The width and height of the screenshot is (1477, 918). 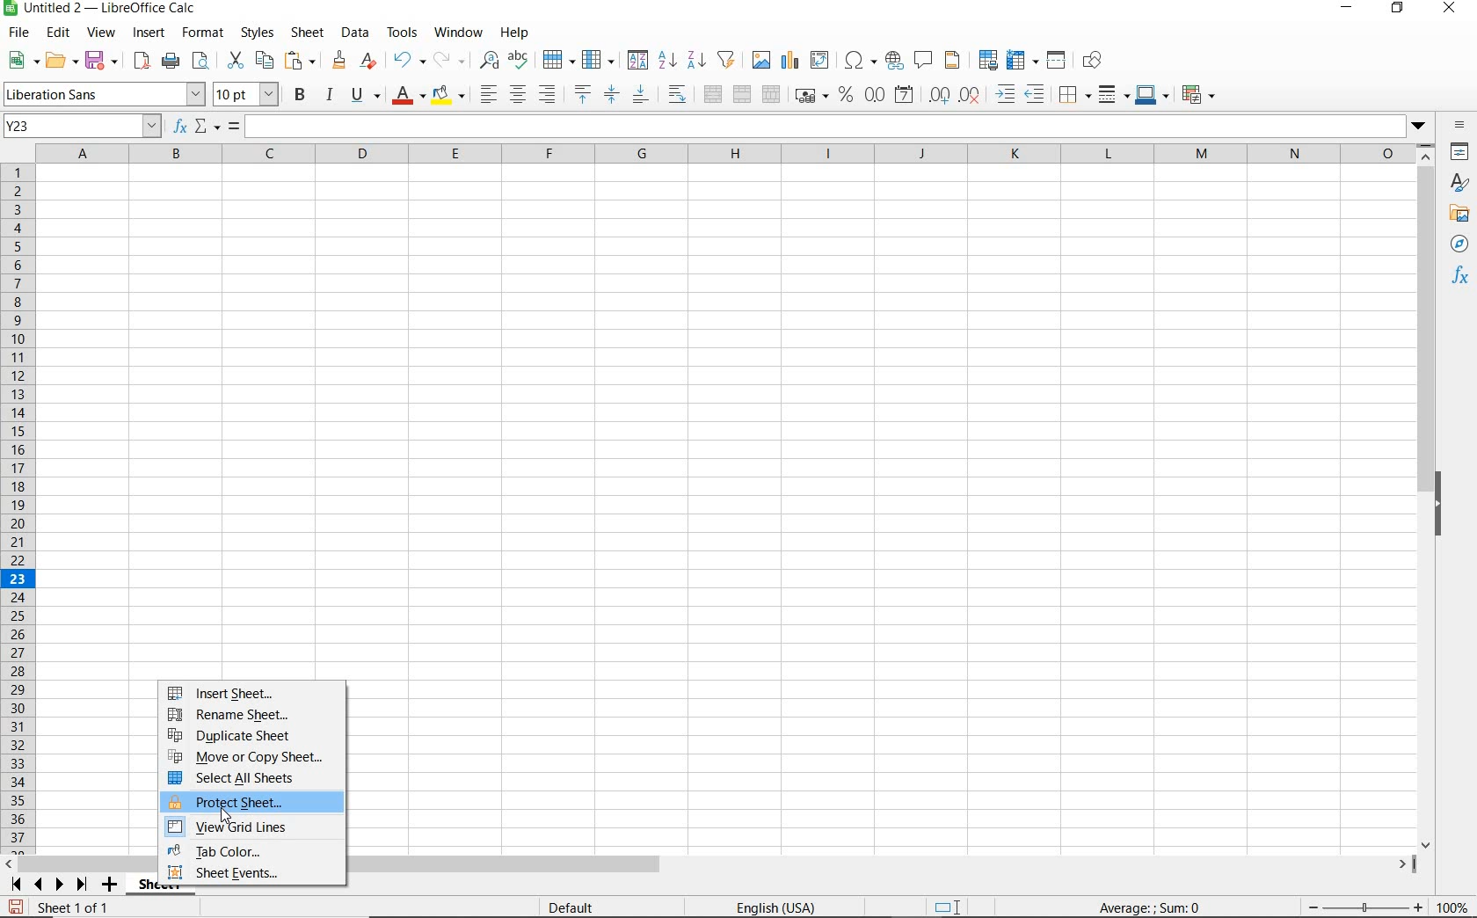 What do you see at coordinates (1151, 94) in the screenshot?
I see `BORDER COLOR` at bounding box center [1151, 94].